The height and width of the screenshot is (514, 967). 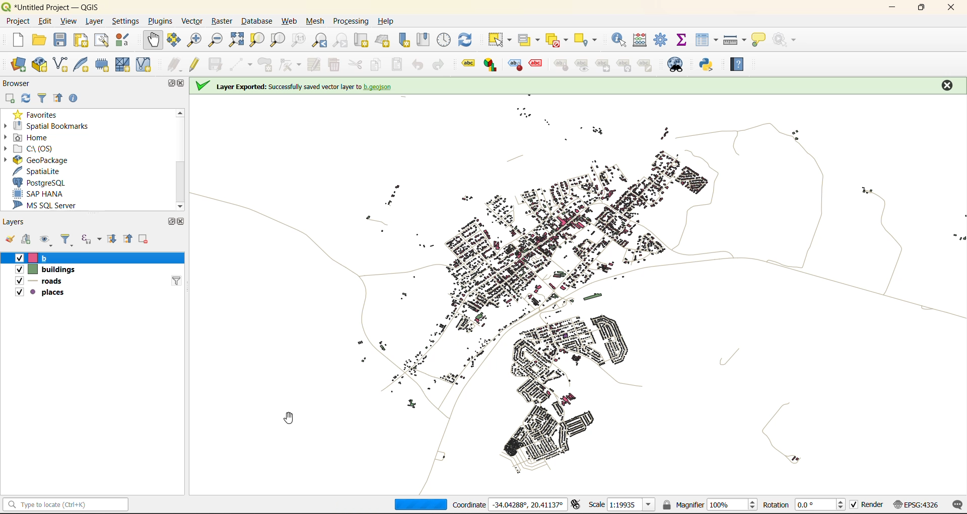 What do you see at coordinates (68, 22) in the screenshot?
I see `view` at bounding box center [68, 22].